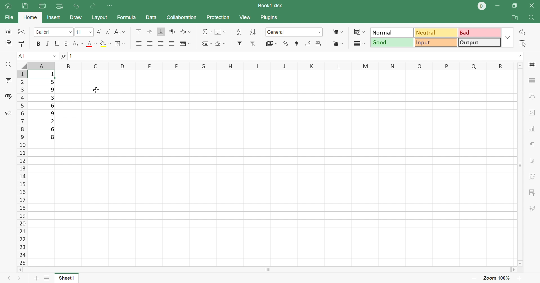 This screenshot has width=540, height=283. Describe the element at coordinates (480, 32) in the screenshot. I see `Bad` at that location.